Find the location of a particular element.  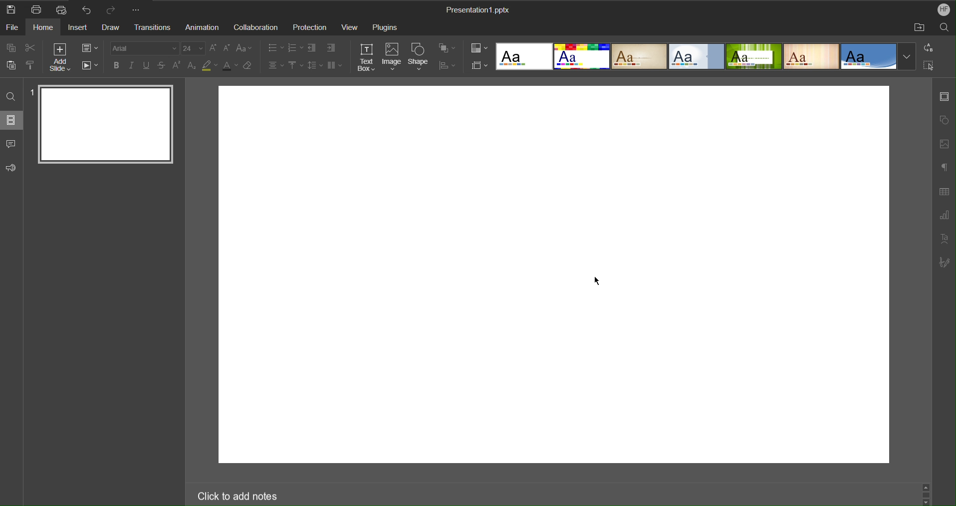

Font size is located at coordinates (193, 48).